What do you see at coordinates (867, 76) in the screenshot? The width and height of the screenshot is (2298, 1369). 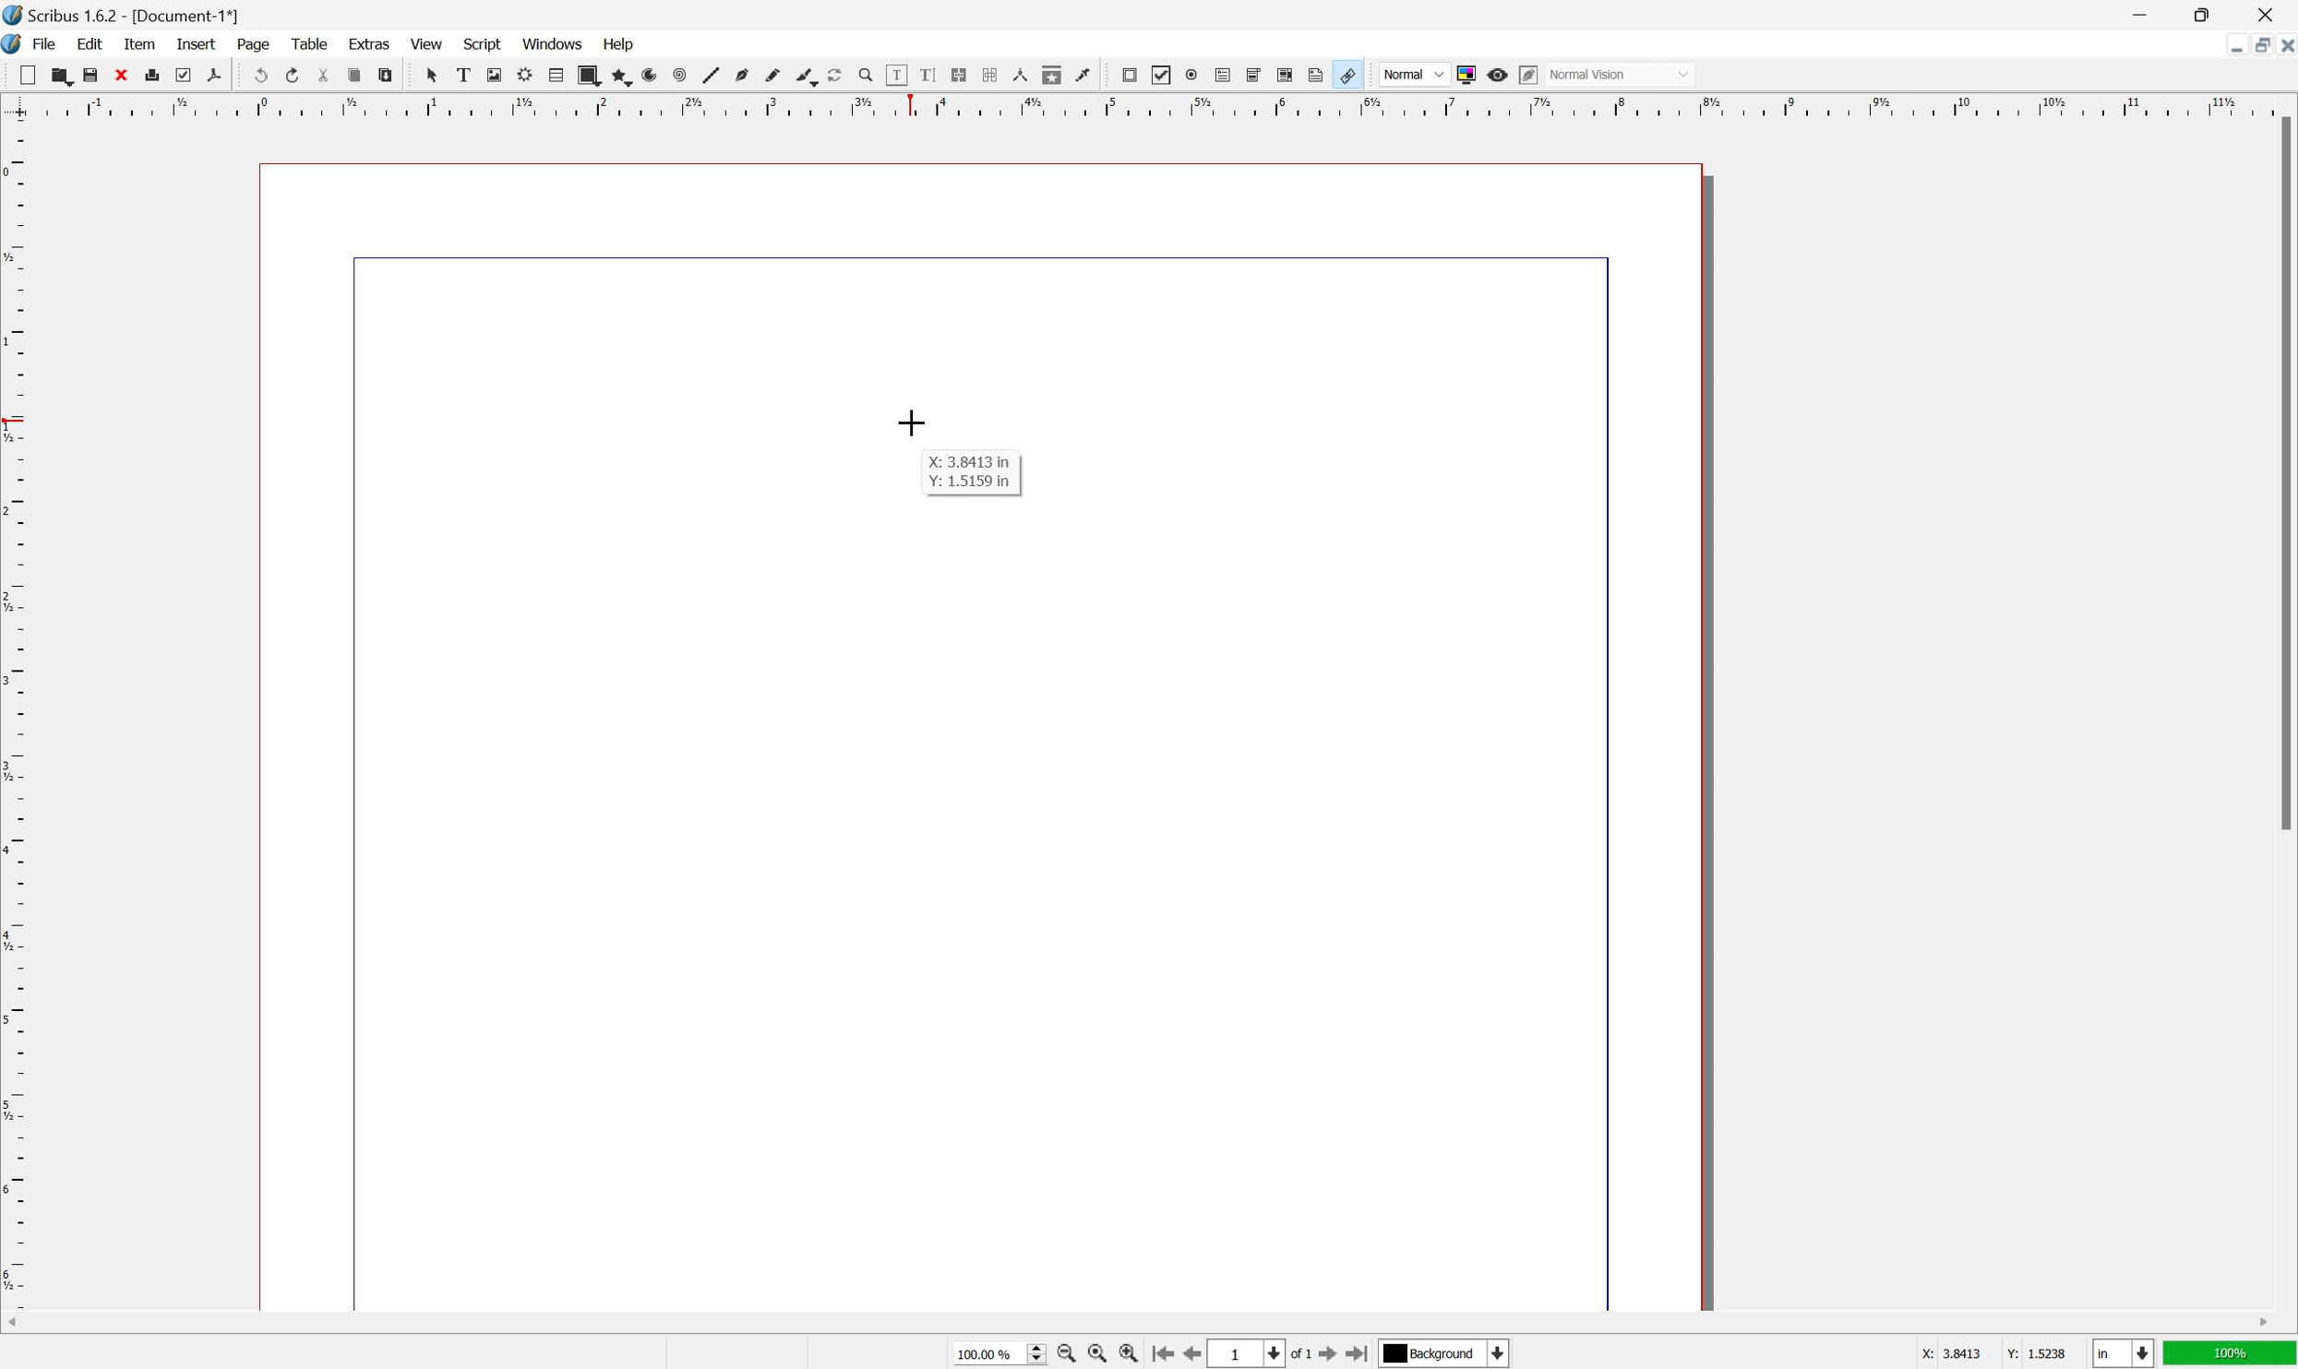 I see `zoom in or zoom out` at bounding box center [867, 76].